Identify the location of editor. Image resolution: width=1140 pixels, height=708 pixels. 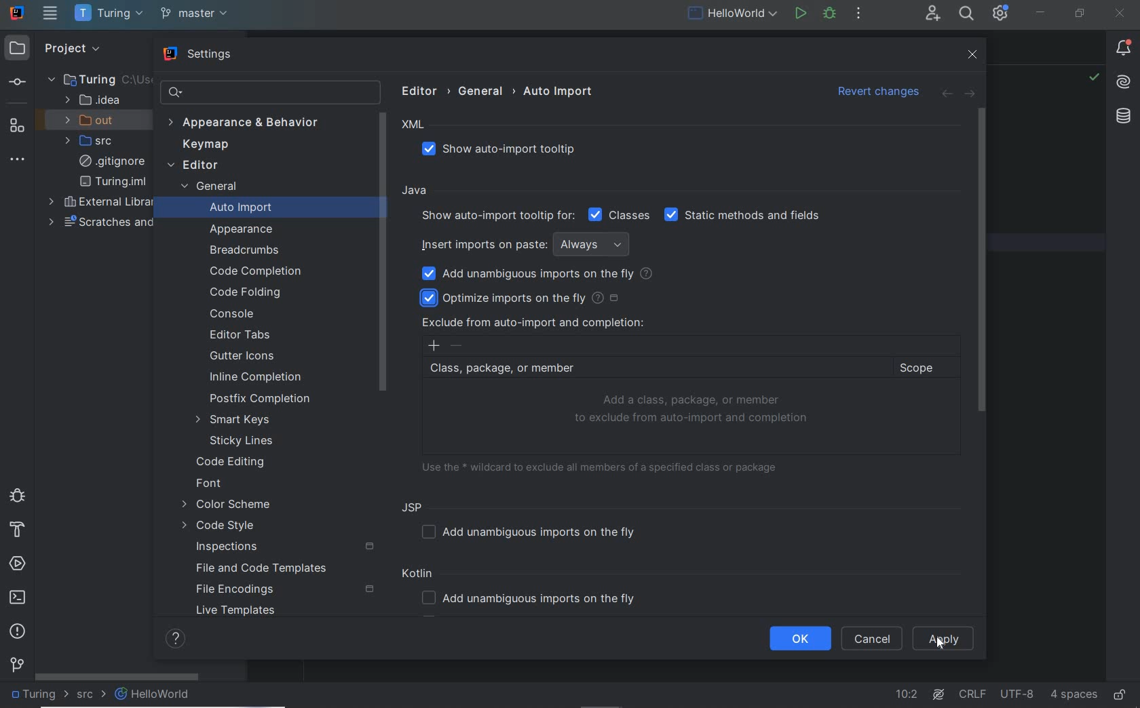
(423, 90).